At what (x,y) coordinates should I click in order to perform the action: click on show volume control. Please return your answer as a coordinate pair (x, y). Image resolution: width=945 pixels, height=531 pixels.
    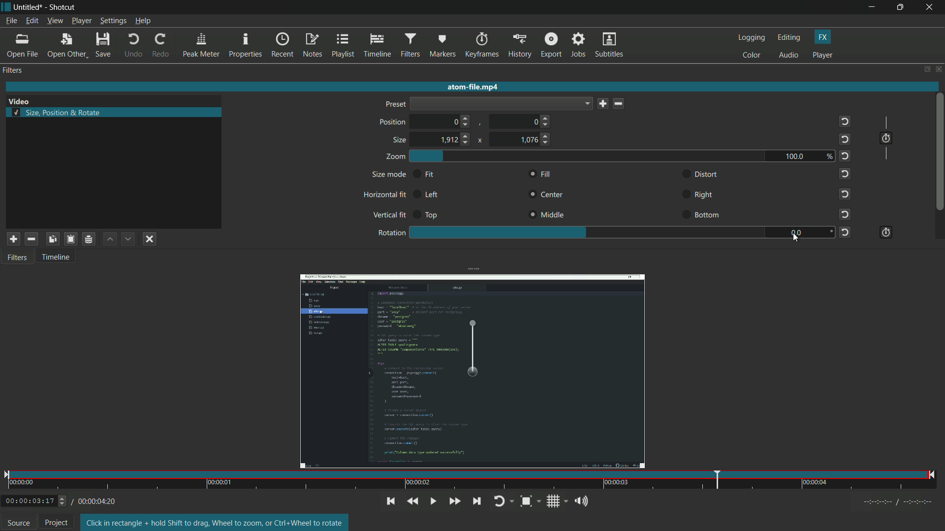
    Looking at the image, I should click on (580, 501).